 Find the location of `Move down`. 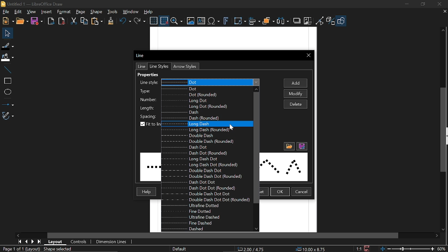

Move down is located at coordinates (444, 230).